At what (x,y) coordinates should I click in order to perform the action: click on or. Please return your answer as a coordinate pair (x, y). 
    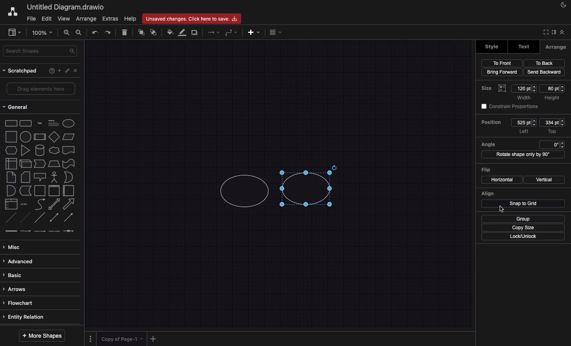
    Looking at the image, I should click on (69, 177).